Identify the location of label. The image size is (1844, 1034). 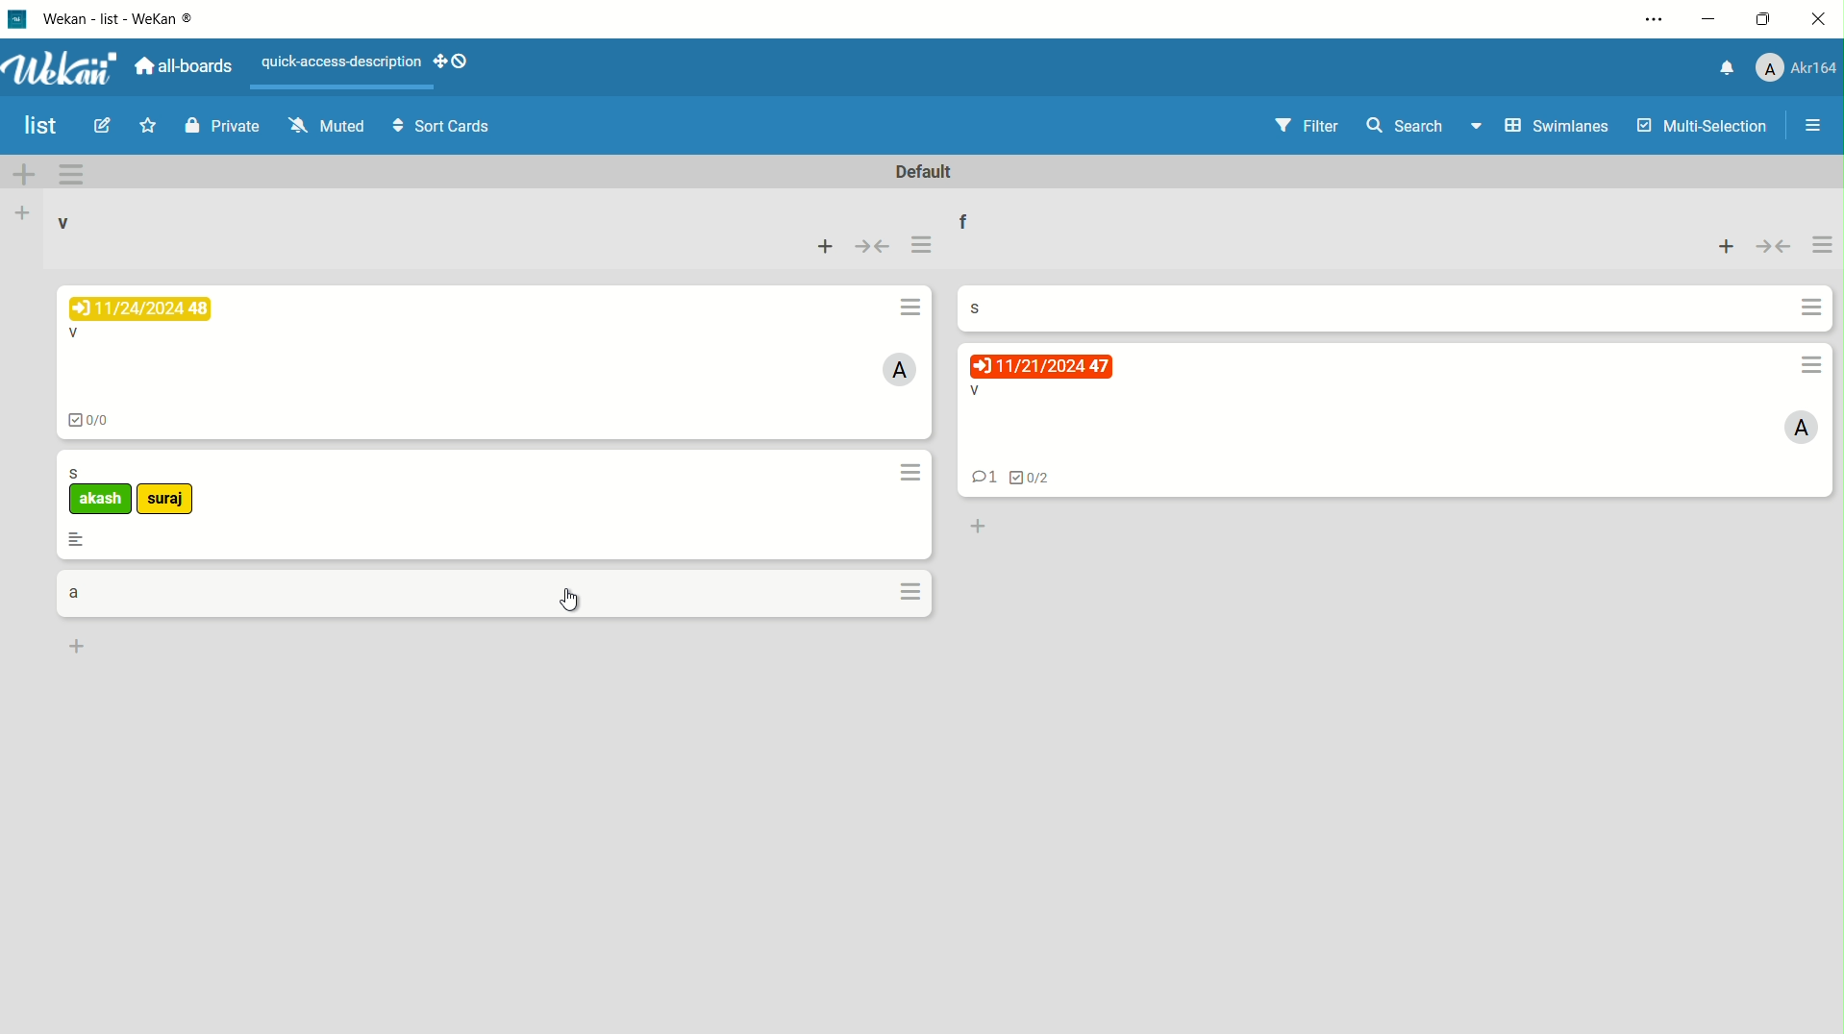
(101, 500).